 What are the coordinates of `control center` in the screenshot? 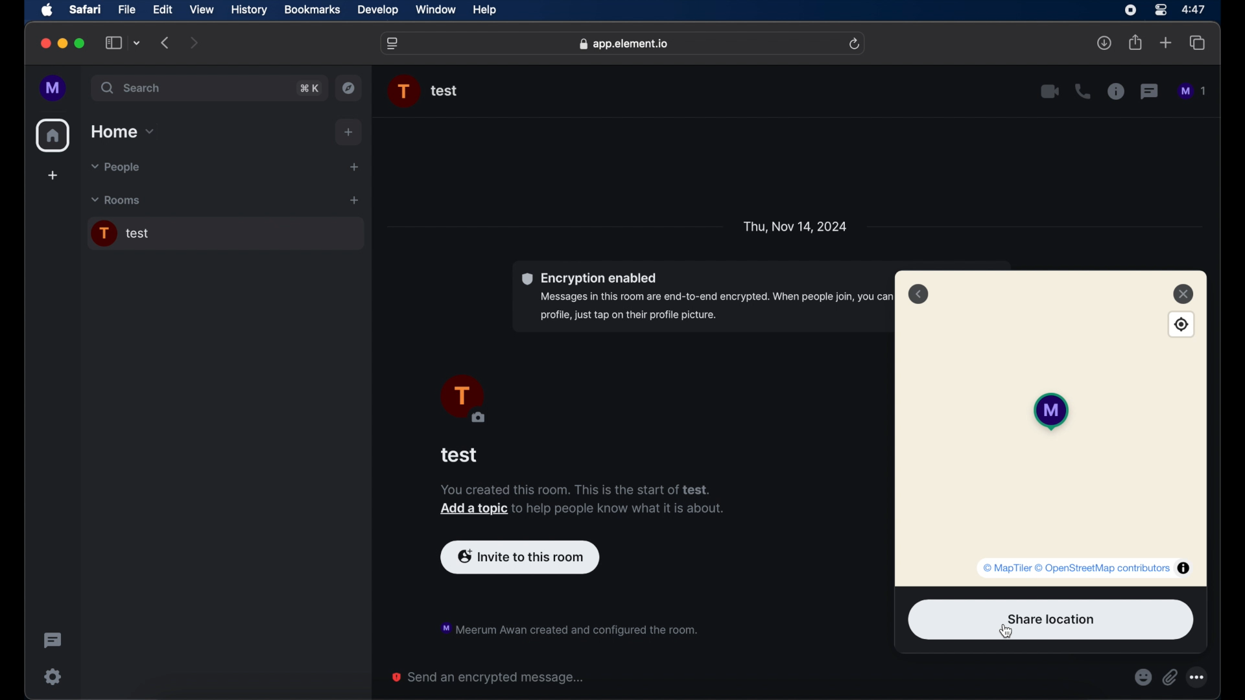 It's located at (1159, 9).